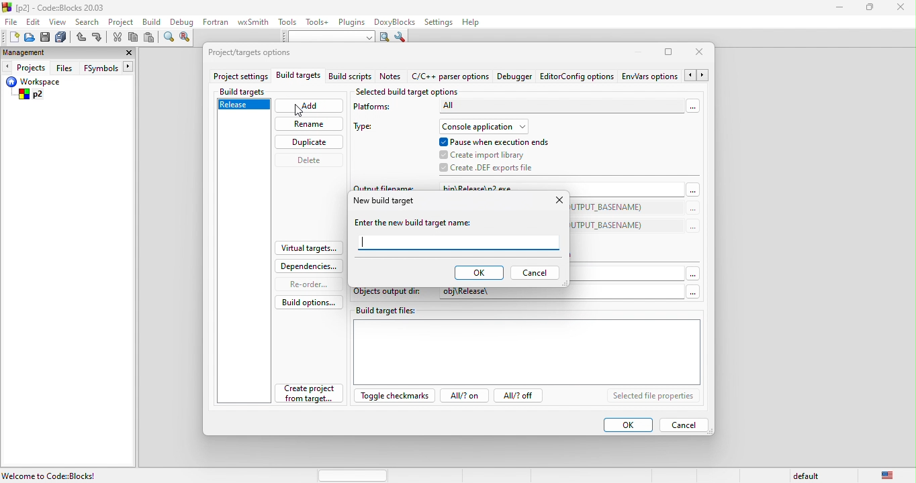 This screenshot has width=916, height=483. What do you see at coordinates (81, 38) in the screenshot?
I see `undo` at bounding box center [81, 38].